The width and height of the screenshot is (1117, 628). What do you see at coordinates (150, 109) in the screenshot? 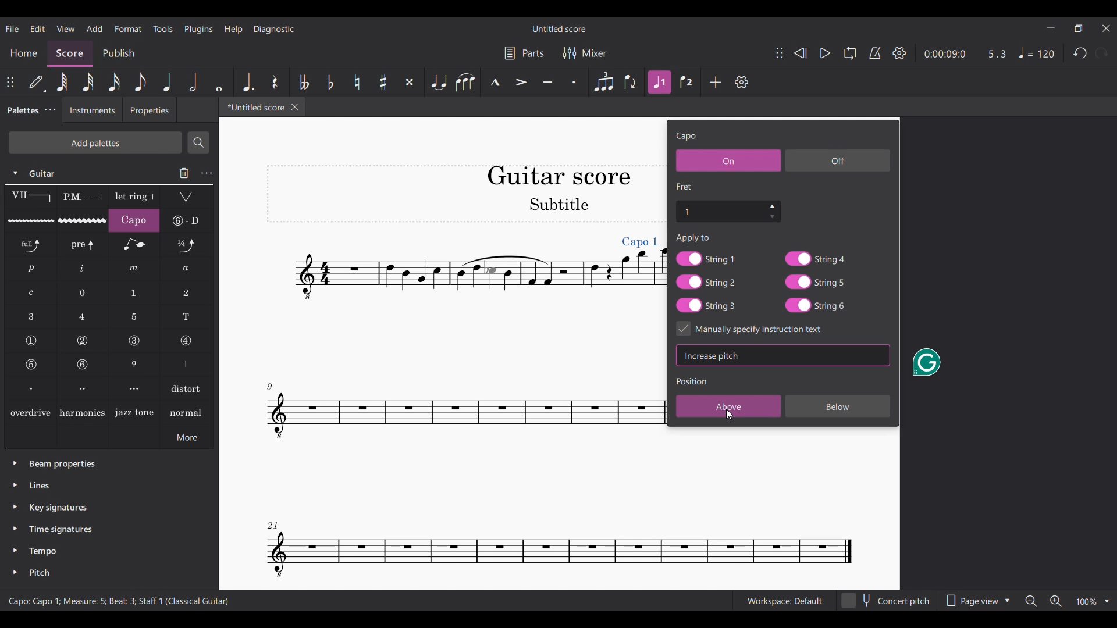
I see `Properties tab` at bounding box center [150, 109].